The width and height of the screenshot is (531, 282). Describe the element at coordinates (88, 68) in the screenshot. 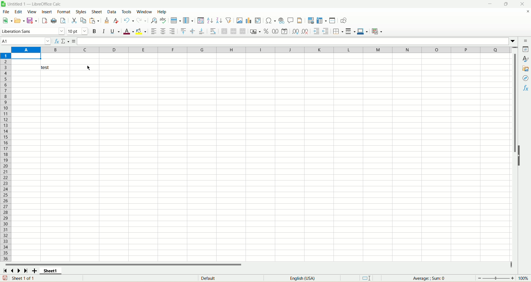

I see `Cursor` at that location.